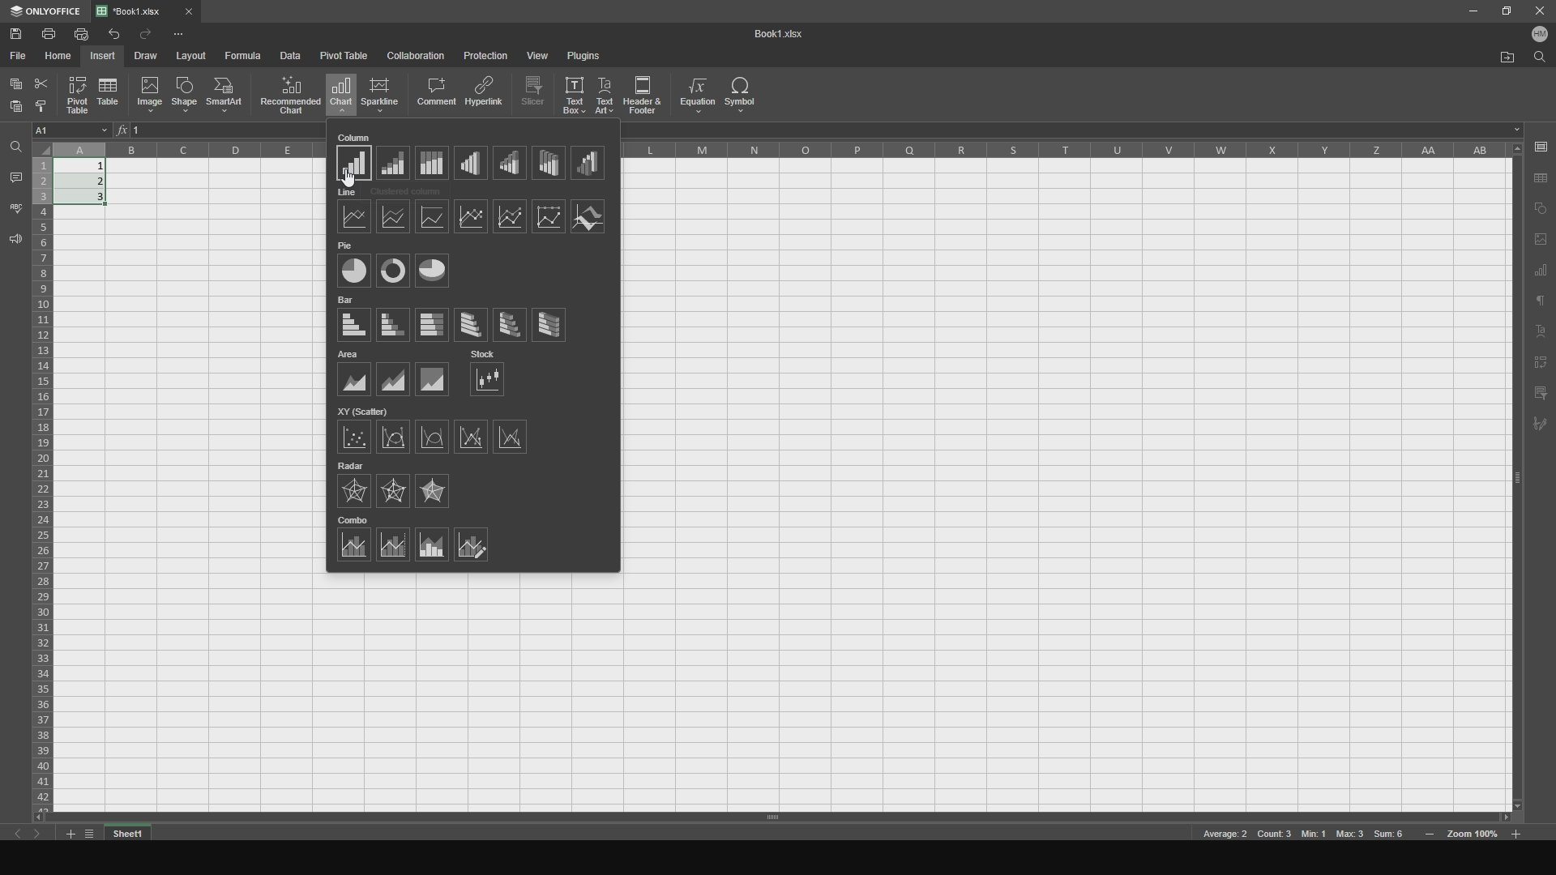 The height and width of the screenshot is (875, 1556). I want to click on recommended chart, so click(287, 97).